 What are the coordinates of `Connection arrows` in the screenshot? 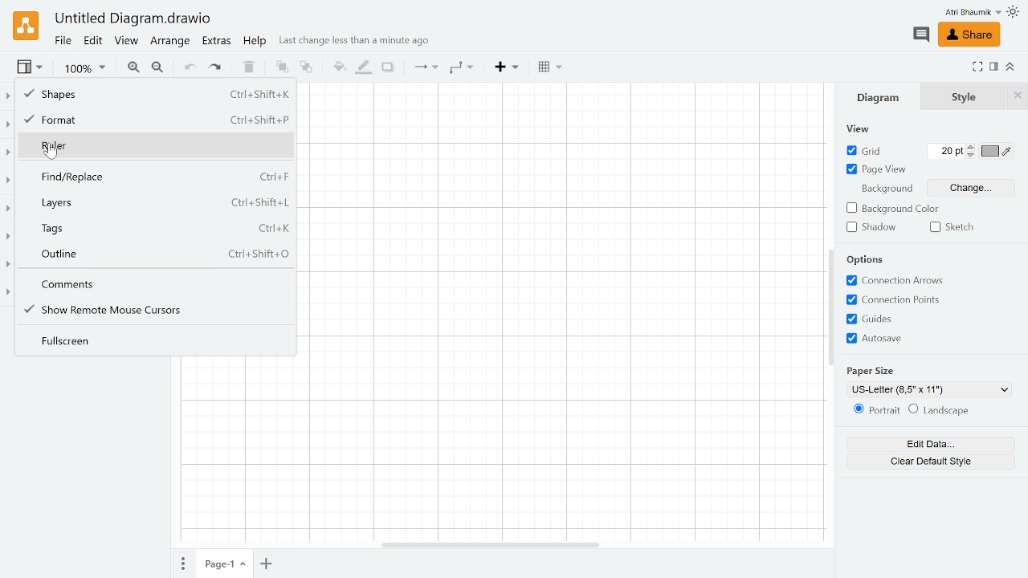 It's located at (897, 279).